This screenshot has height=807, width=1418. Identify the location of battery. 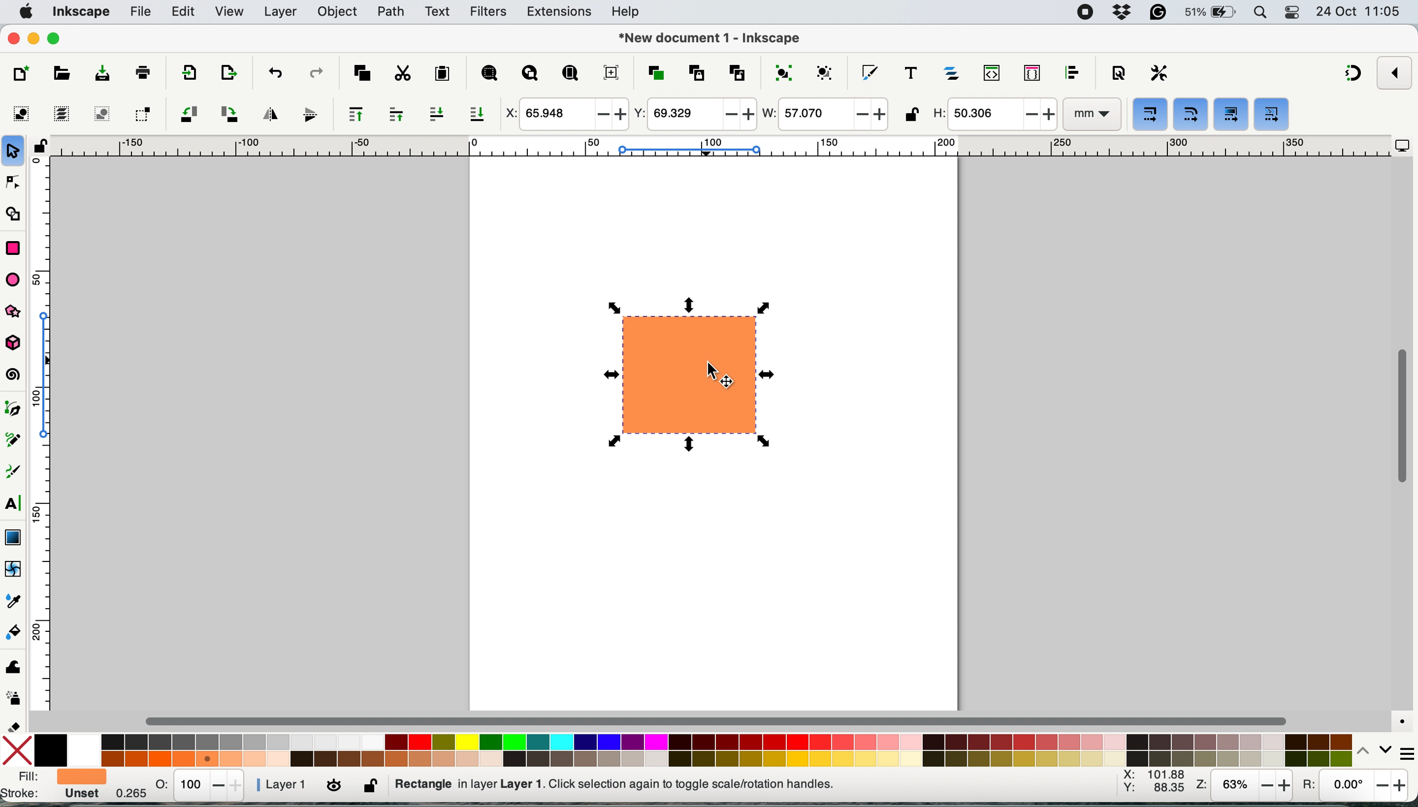
(1211, 12).